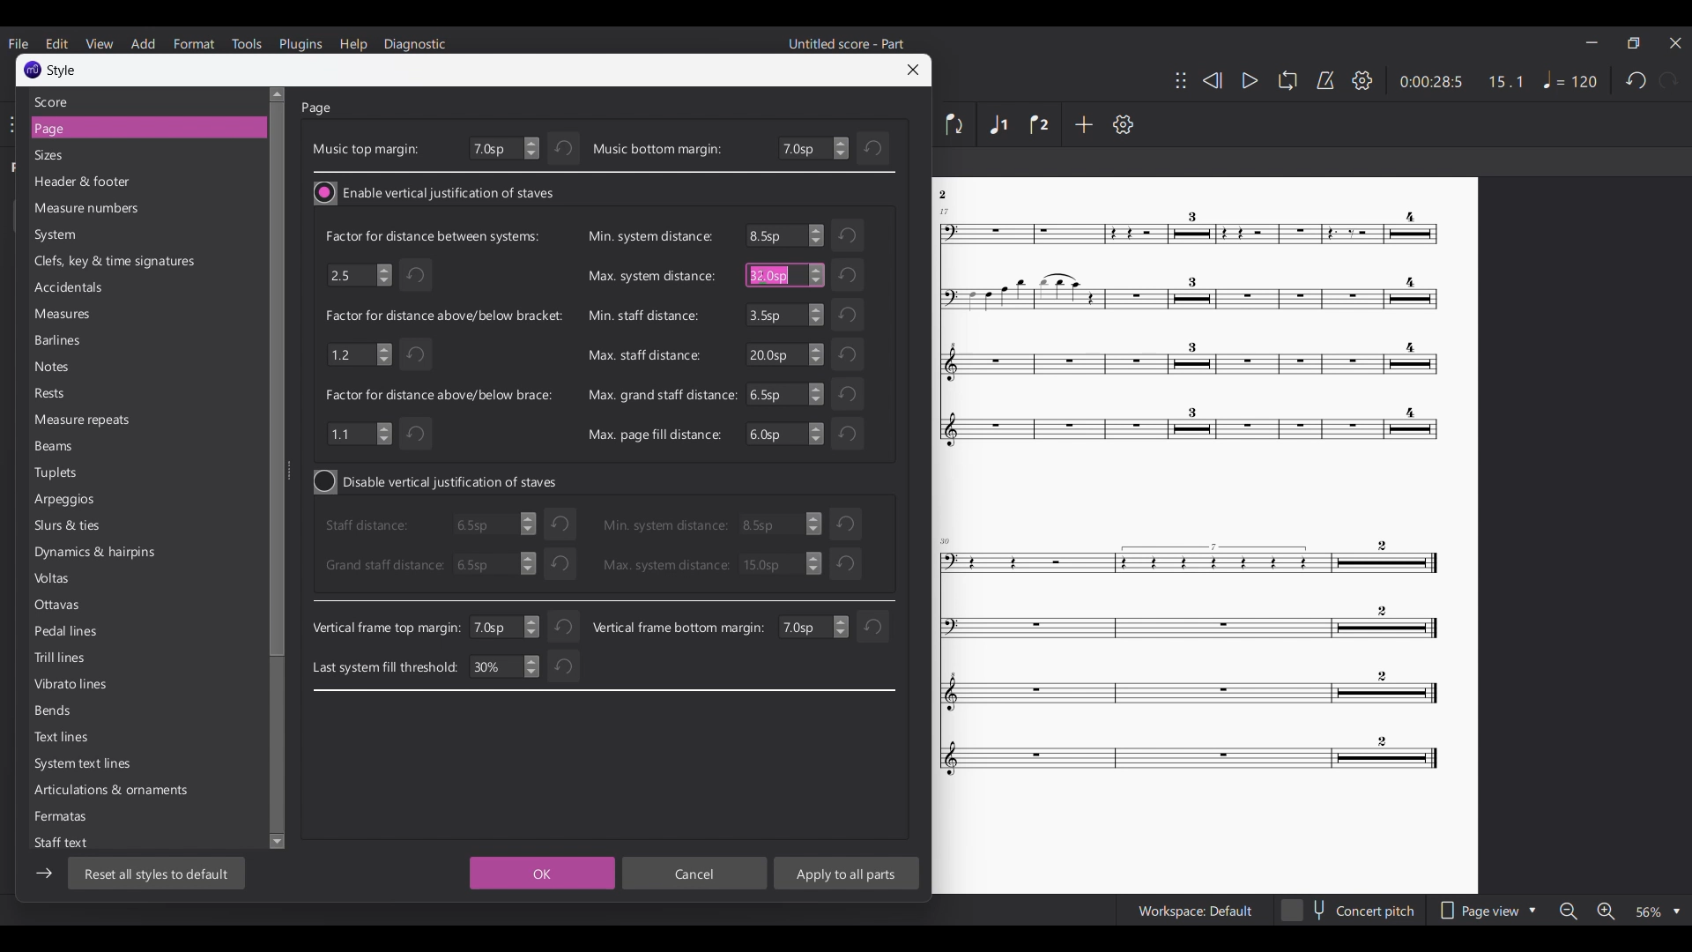  What do you see at coordinates (98, 556) in the screenshot?
I see `Dynamics & haipins` at bounding box center [98, 556].